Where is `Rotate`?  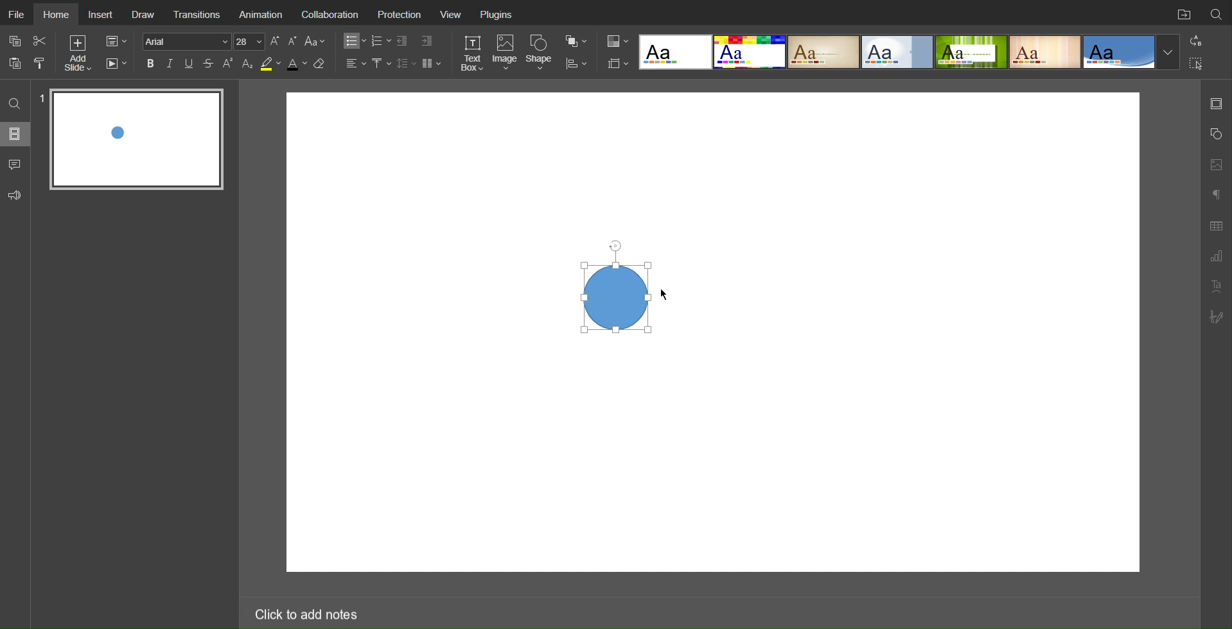 Rotate is located at coordinates (614, 243).